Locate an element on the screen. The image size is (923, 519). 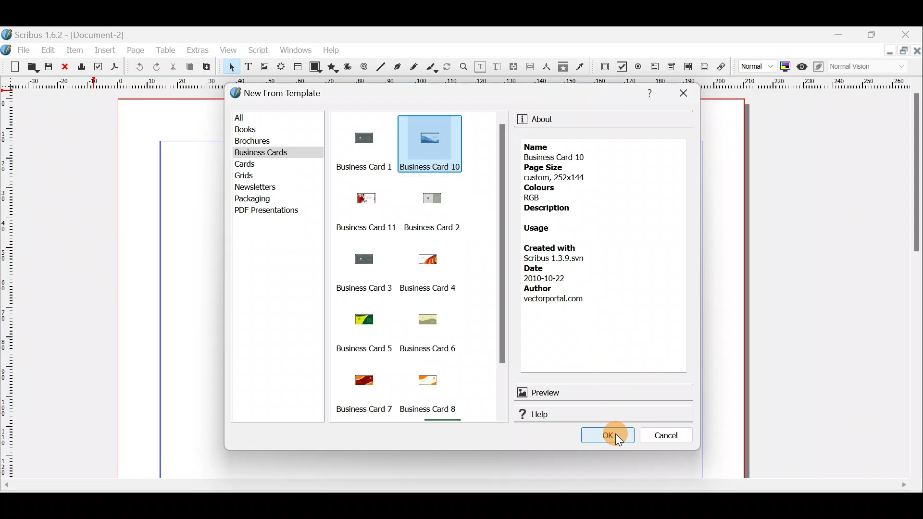
PDF presentations is located at coordinates (274, 212).